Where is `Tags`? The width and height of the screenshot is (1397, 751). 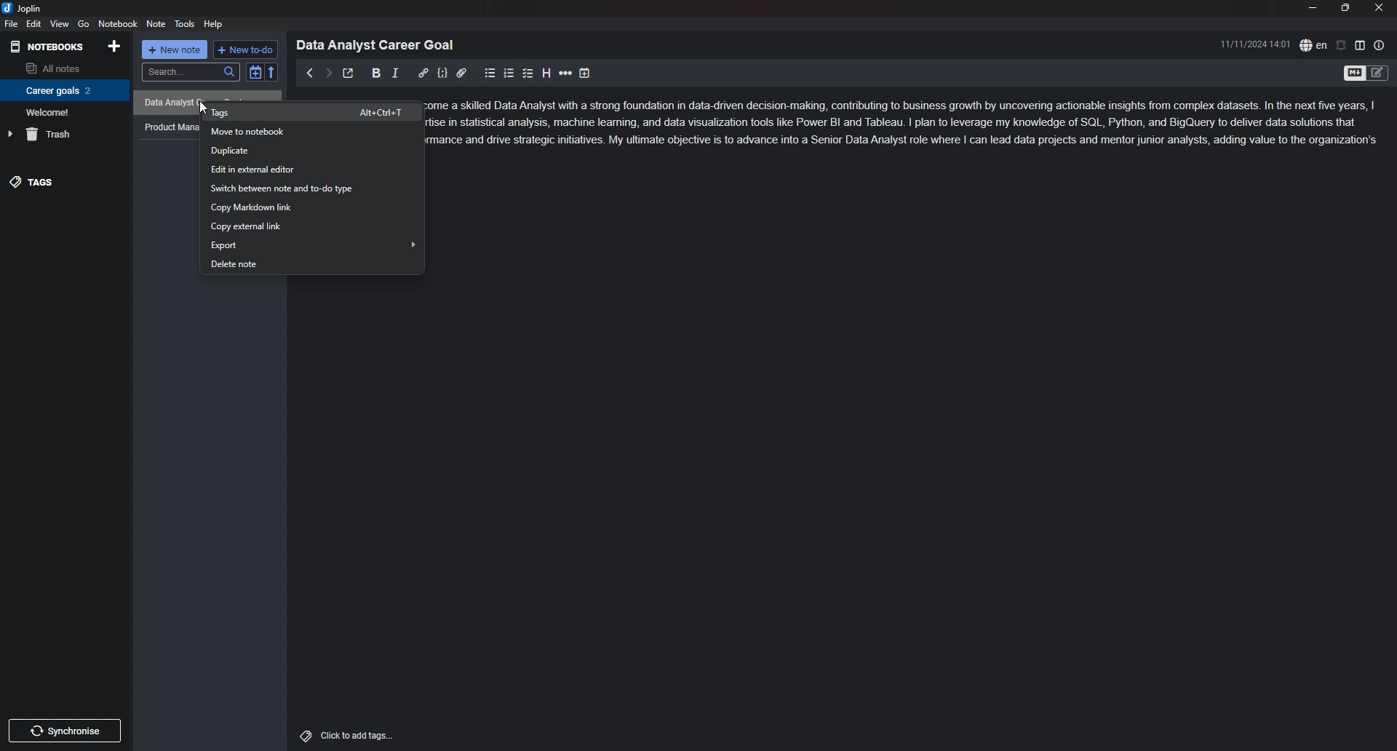 Tags is located at coordinates (302, 734).